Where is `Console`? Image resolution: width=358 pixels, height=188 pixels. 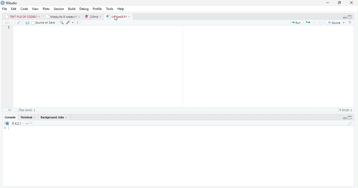
Console is located at coordinates (10, 117).